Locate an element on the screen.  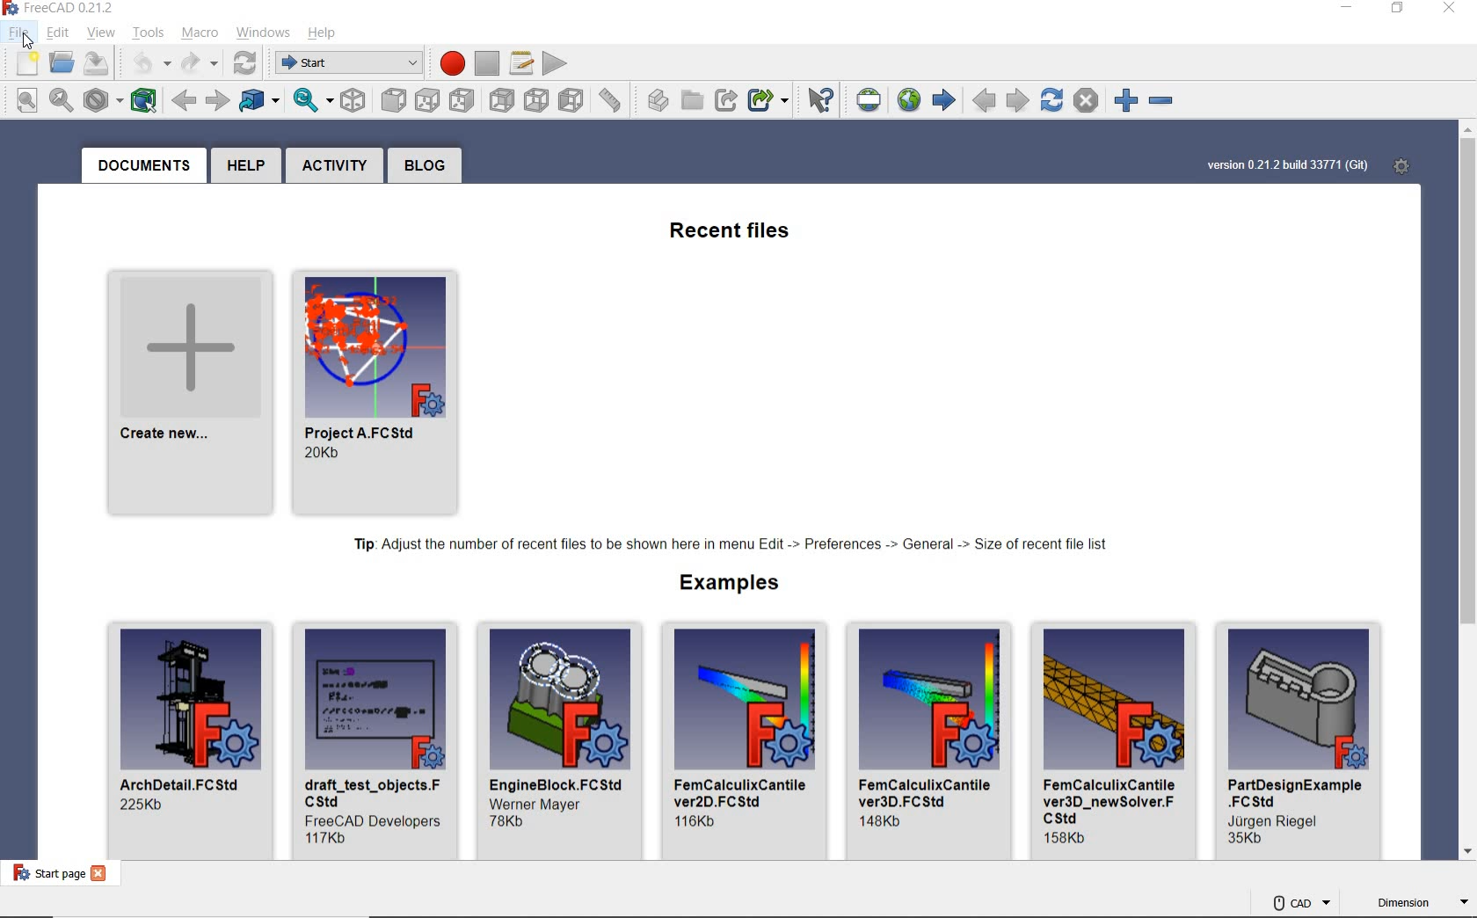
close is located at coordinates (100, 873).